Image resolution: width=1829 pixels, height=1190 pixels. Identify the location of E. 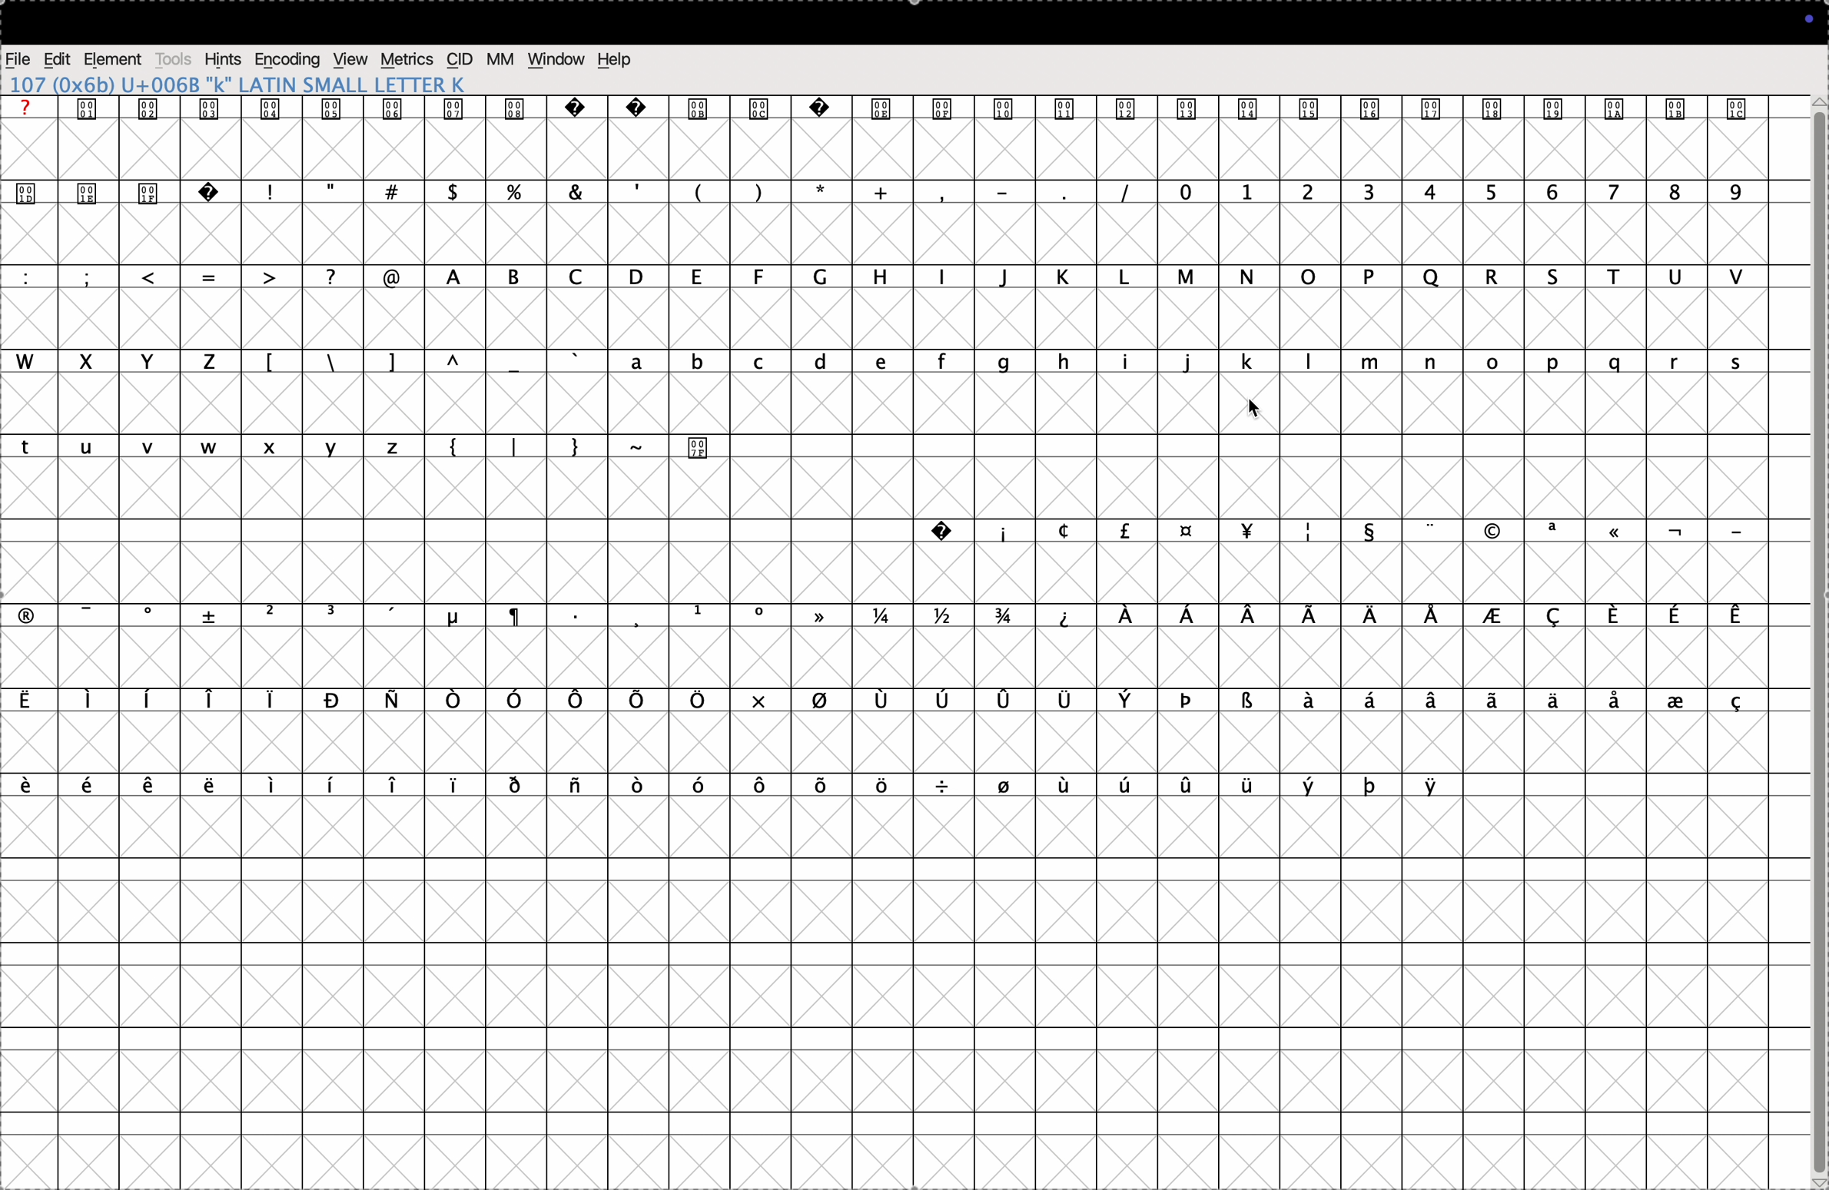
(1742, 612).